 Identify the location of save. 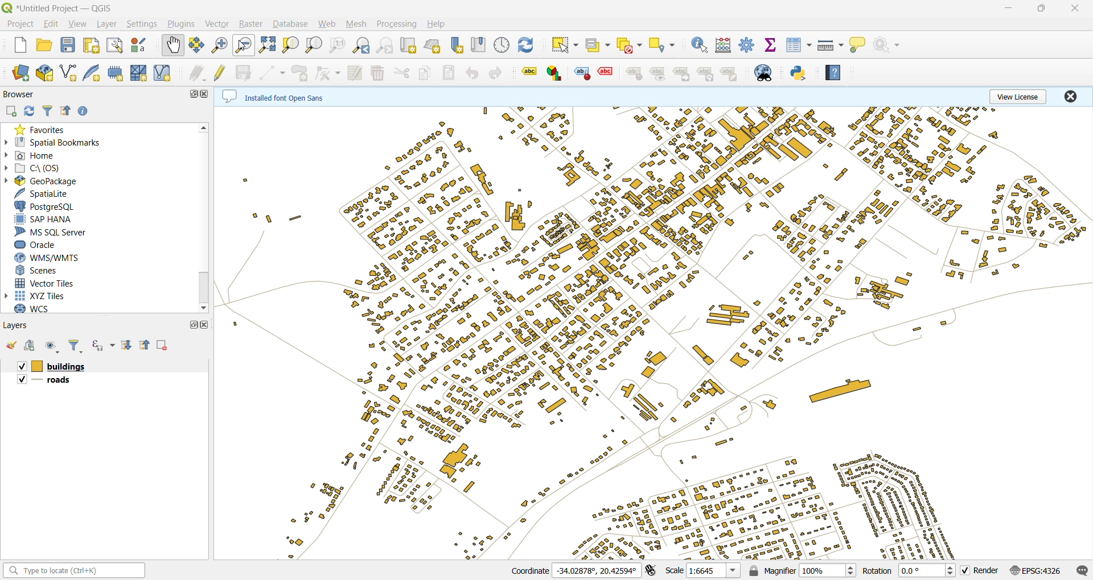
(71, 47).